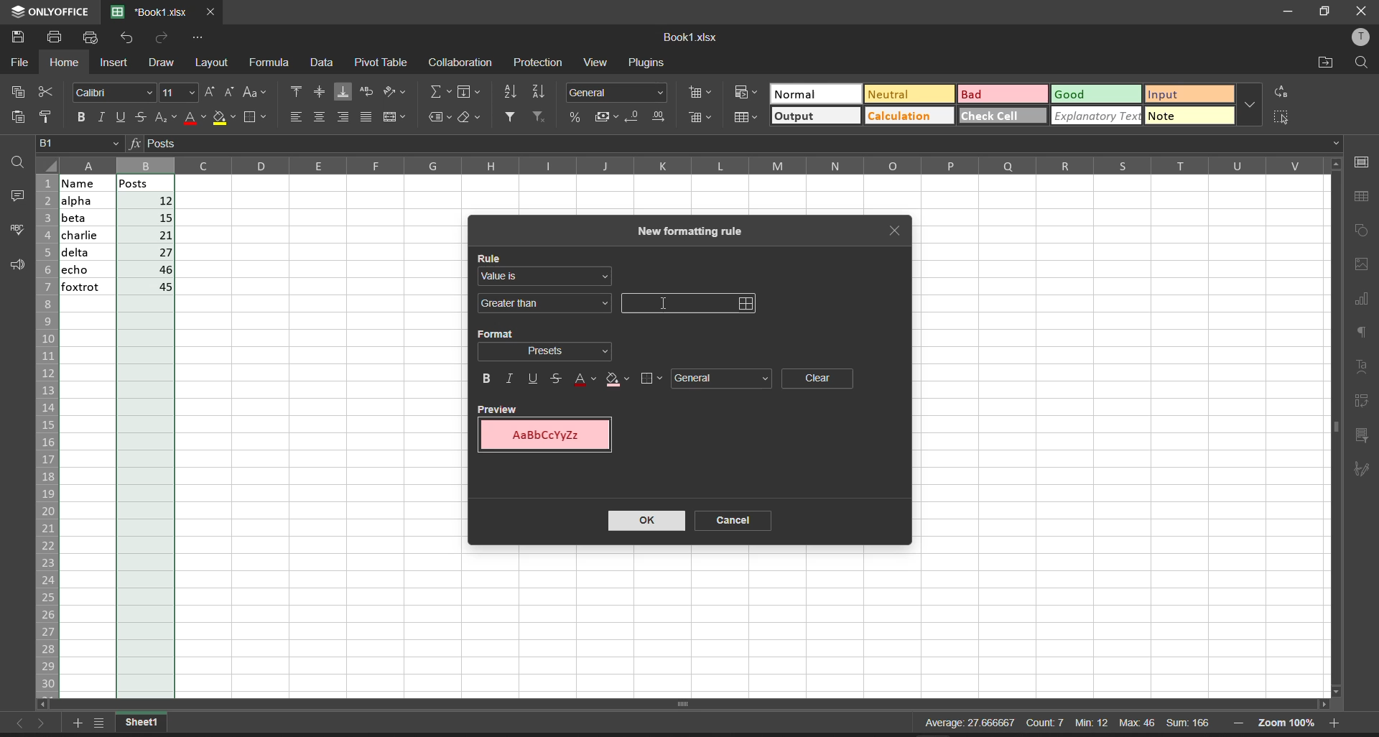 The width and height of the screenshot is (1379, 737). What do you see at coordinates (893, 230) in the screenshot?
I see `close tab` at bounding box center [893, 230].